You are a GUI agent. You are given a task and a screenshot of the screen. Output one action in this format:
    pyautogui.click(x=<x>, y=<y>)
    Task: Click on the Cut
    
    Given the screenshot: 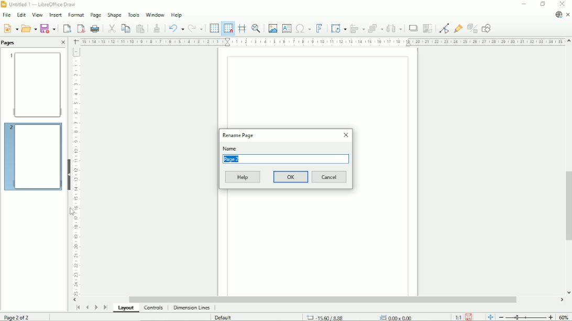 What is the action you would take?
    pyautogui.click(x=111, y=28)
    